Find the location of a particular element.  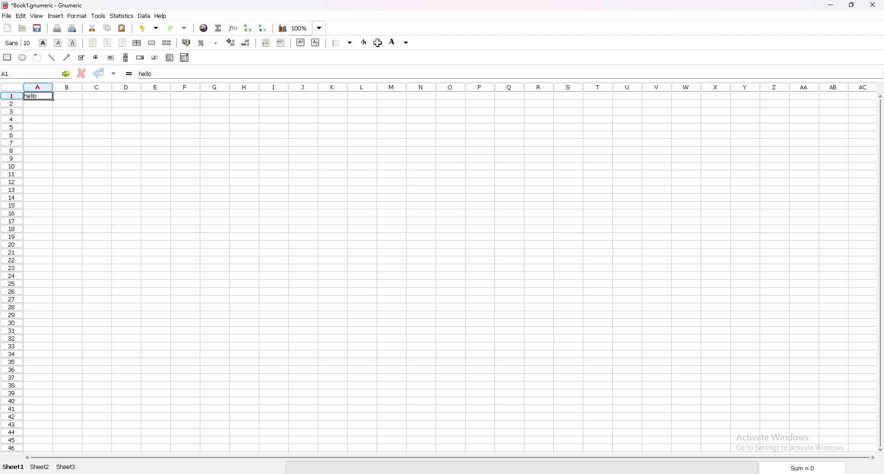

resize is located at coordinates (852, 5).